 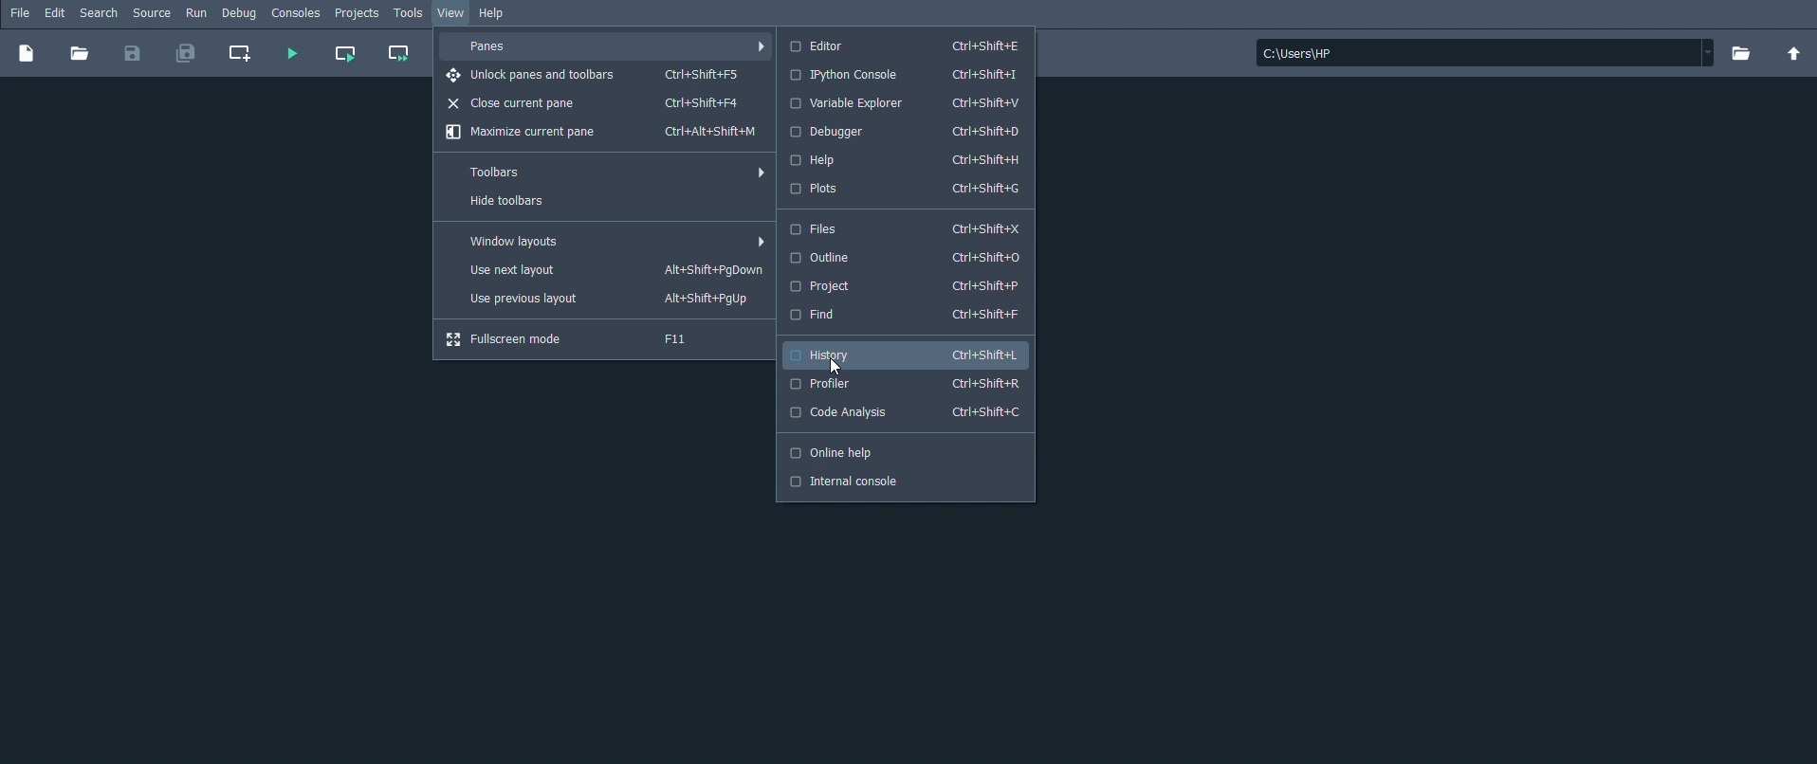 I want to click on Consoles, so click(x=297, y=13).